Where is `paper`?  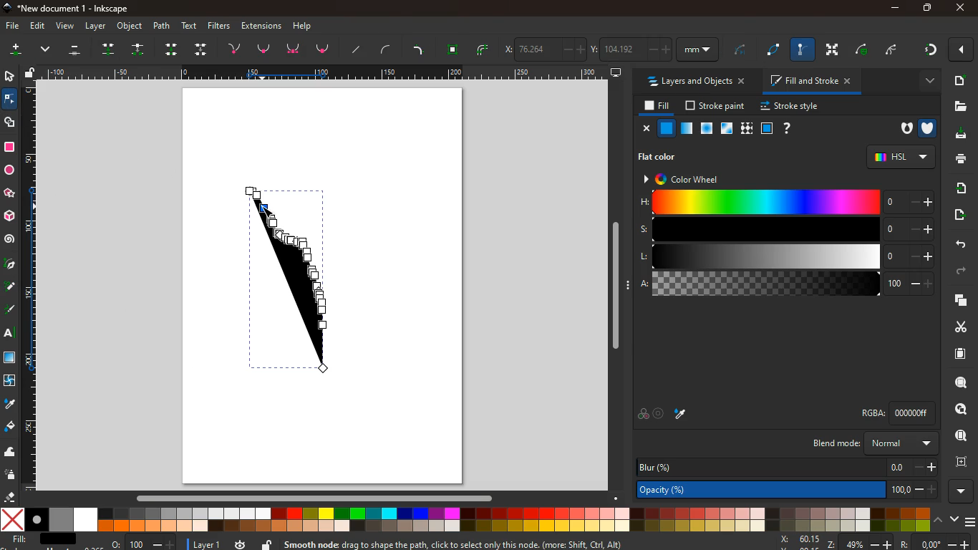
paper is located at coordinates (959, 353).